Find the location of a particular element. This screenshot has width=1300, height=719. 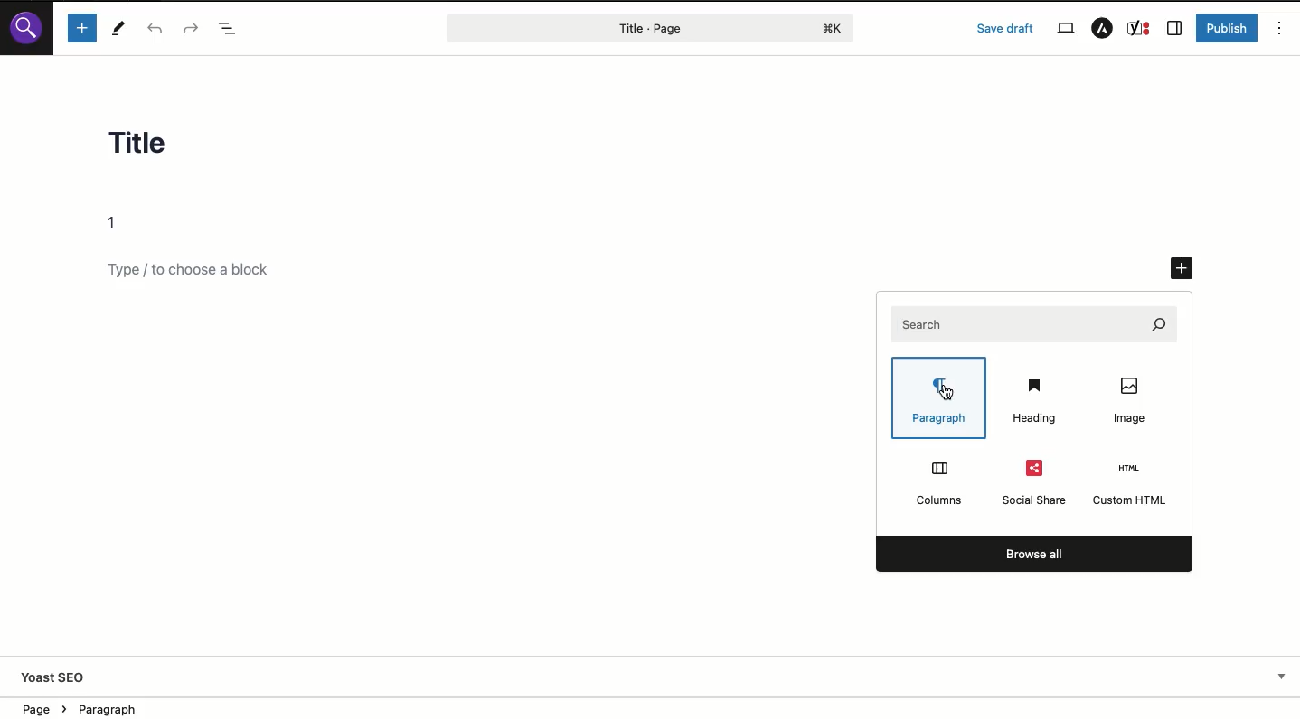

Add new block is located at coordinates (1183, 270).